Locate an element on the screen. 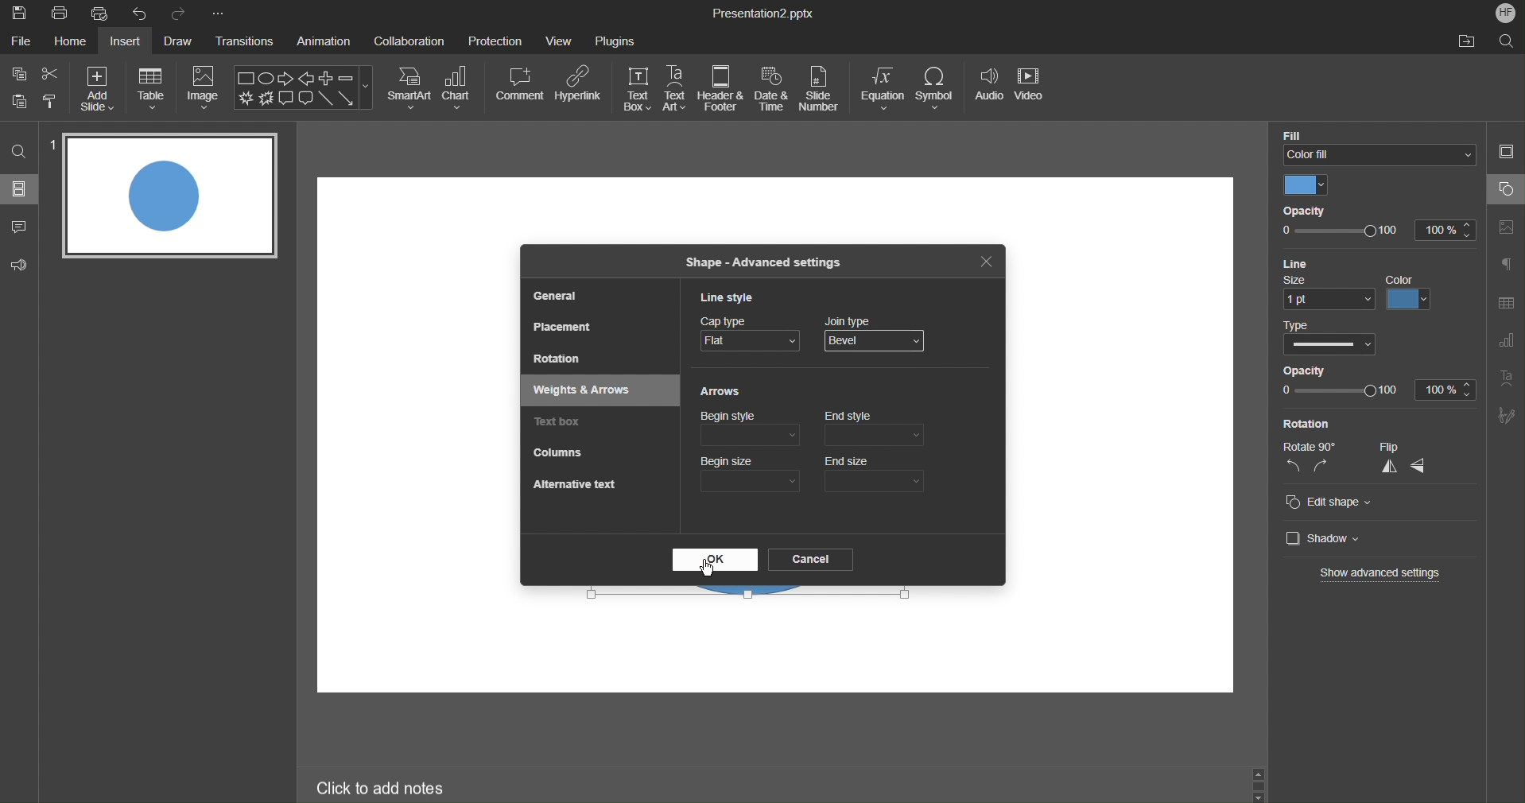 The width and height of the screenshot is (1525, 803). Open File Location is located at coordinates (1466, 42).